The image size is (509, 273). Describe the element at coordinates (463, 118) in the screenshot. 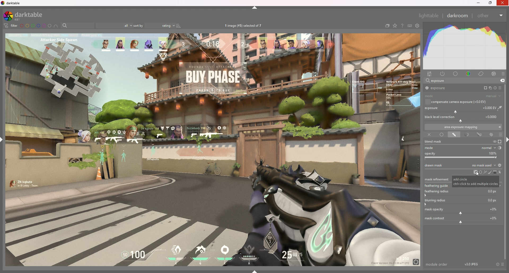

I see `black level correction` at that location.